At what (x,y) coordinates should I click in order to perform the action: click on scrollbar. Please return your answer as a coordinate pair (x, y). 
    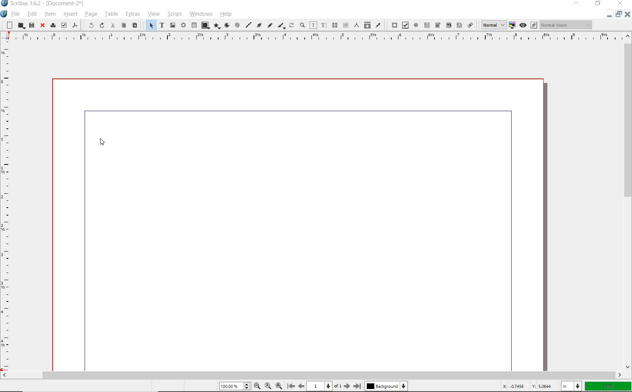
    Looking at the image, I should click on (628, 201).